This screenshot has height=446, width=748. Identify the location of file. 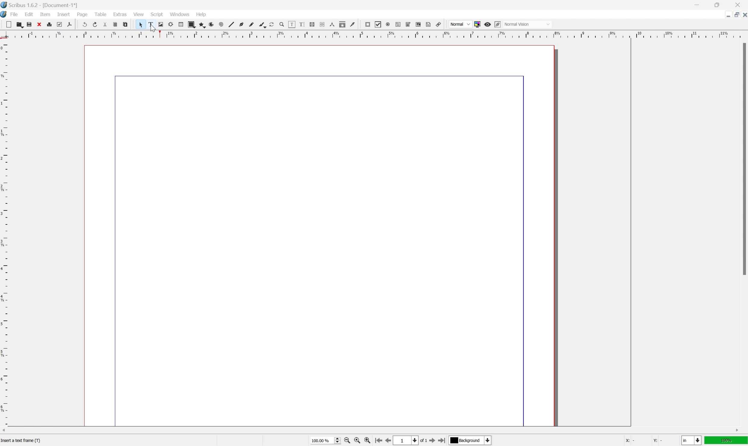
(15, 15).